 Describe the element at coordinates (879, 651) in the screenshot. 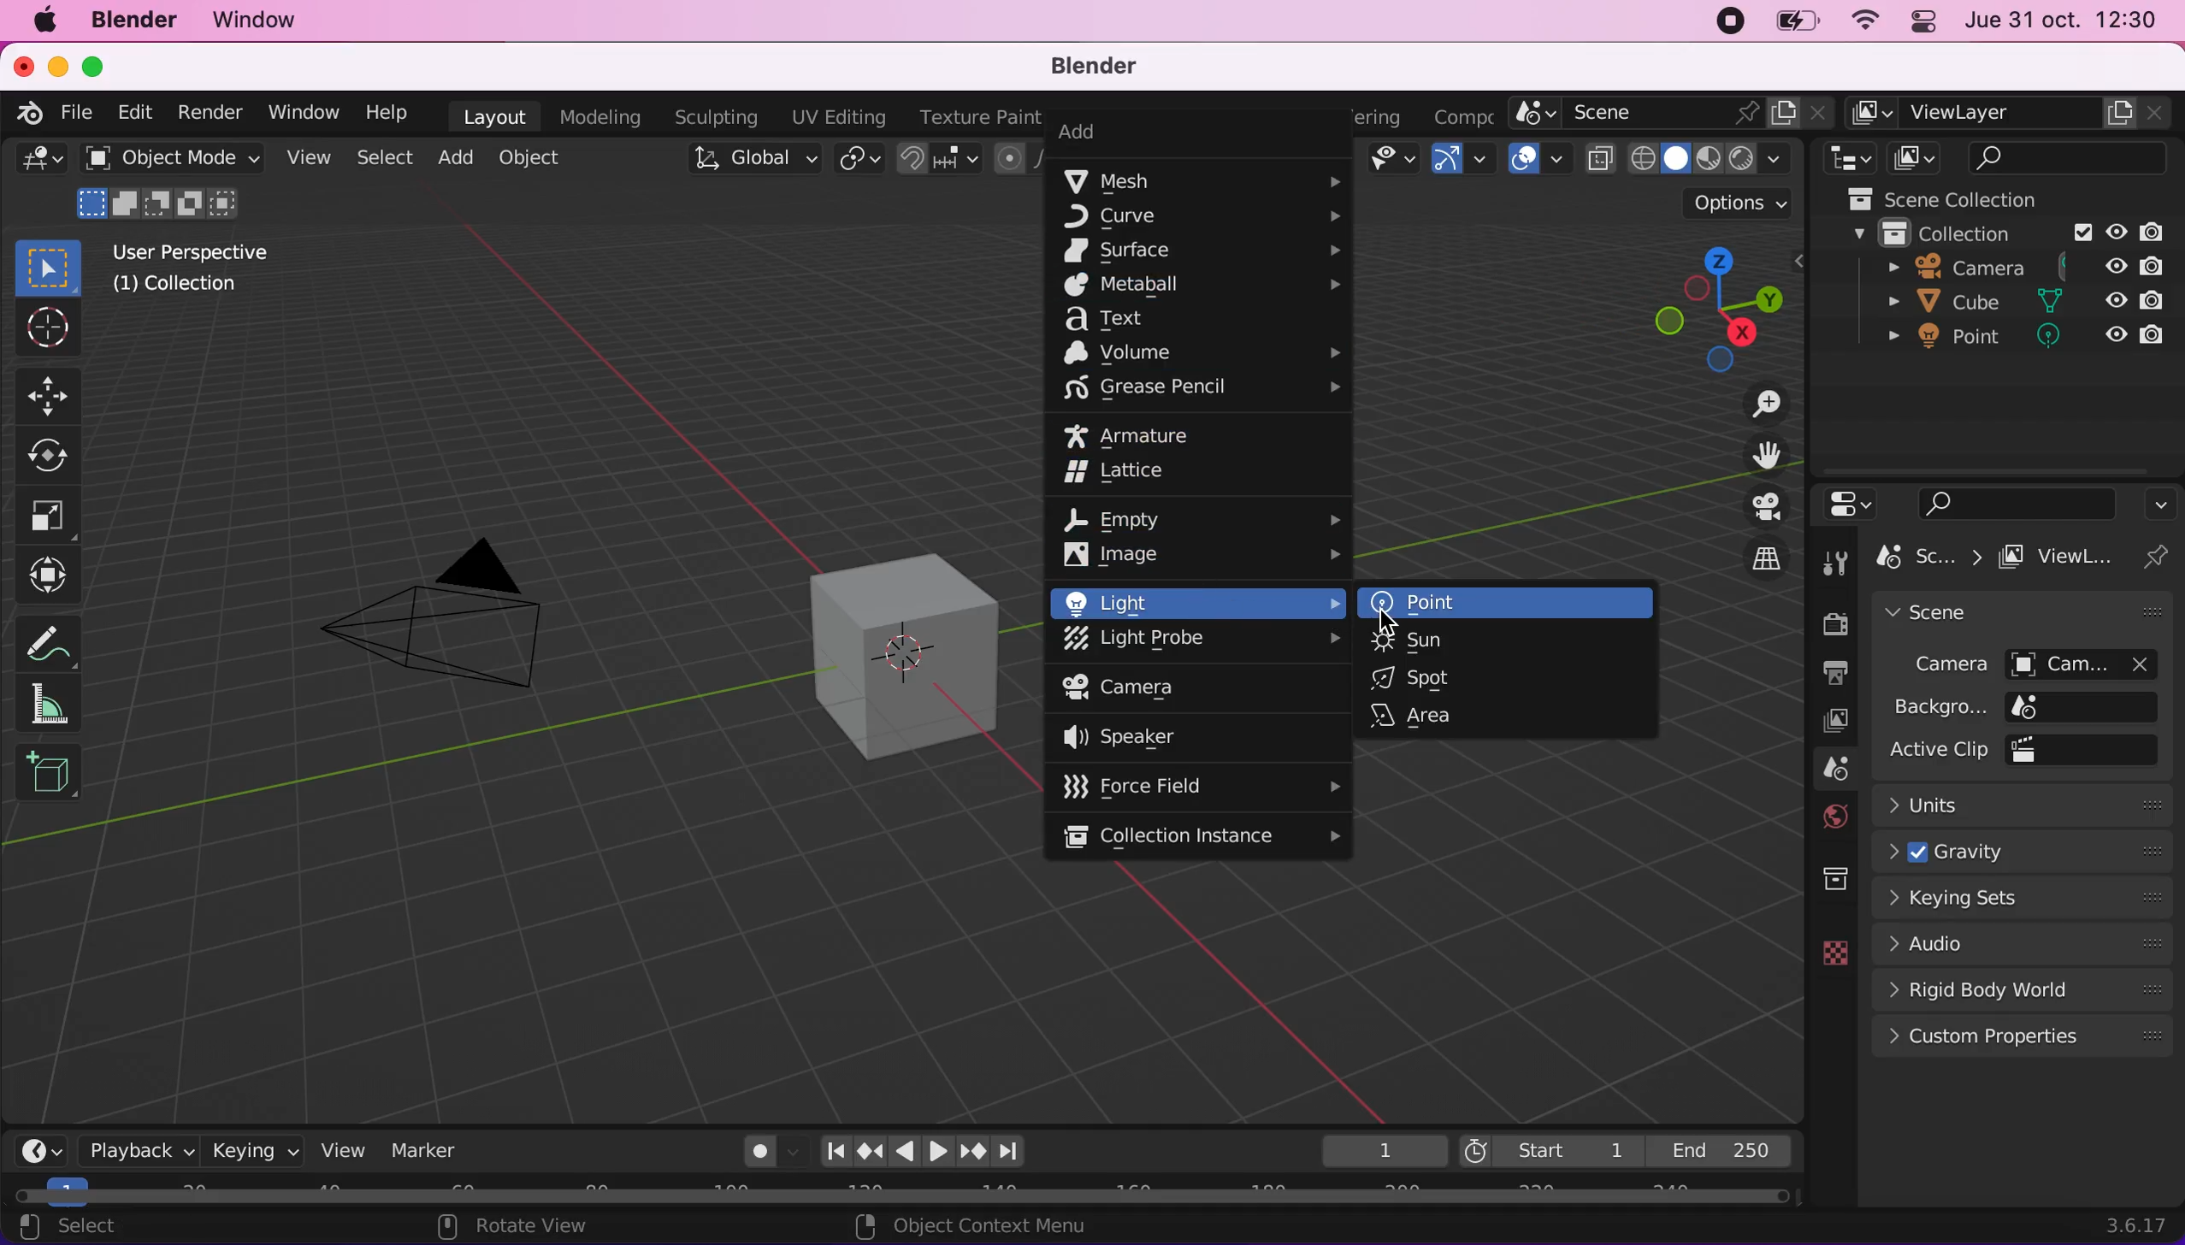

I see `cube` at that location.